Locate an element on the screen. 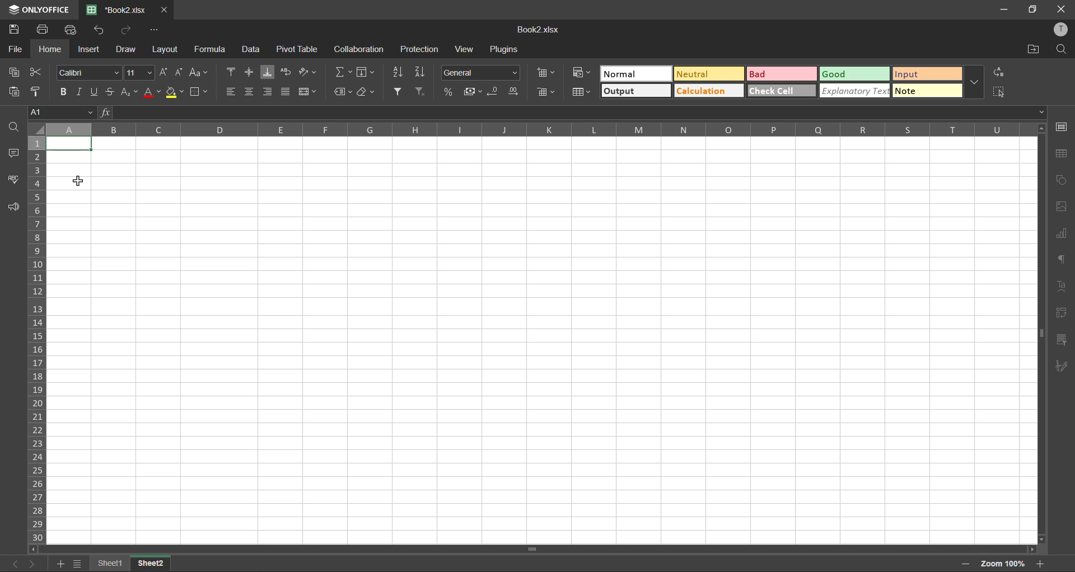 Image resolution: width=1075 pixels, height=572 pixels. scrollbar is located at coordinates (1041, 336).